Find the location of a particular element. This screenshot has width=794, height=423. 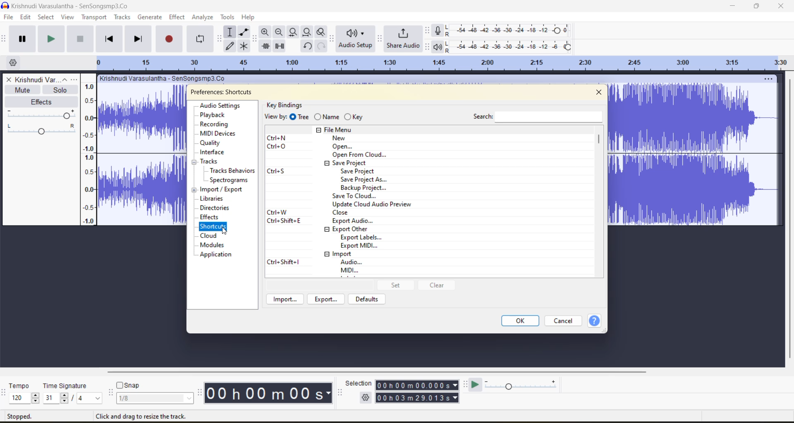

record meter is located at coordinates (439, 31).